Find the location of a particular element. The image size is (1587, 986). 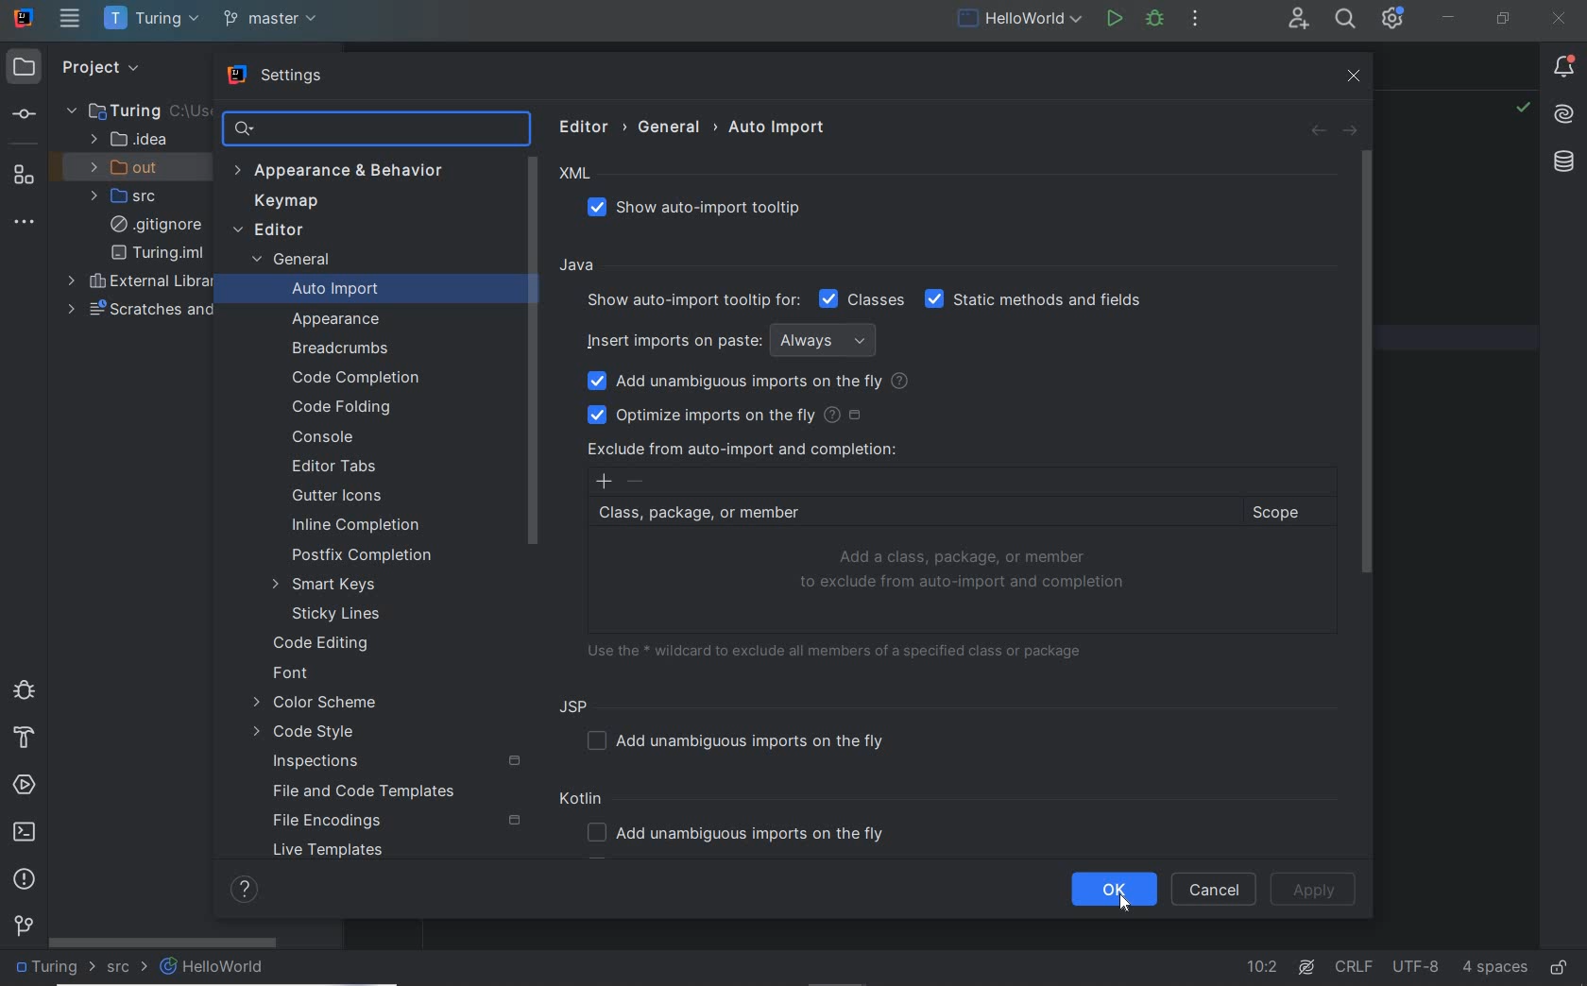

AUTO IMPORT is located at coordinates (322, 292).